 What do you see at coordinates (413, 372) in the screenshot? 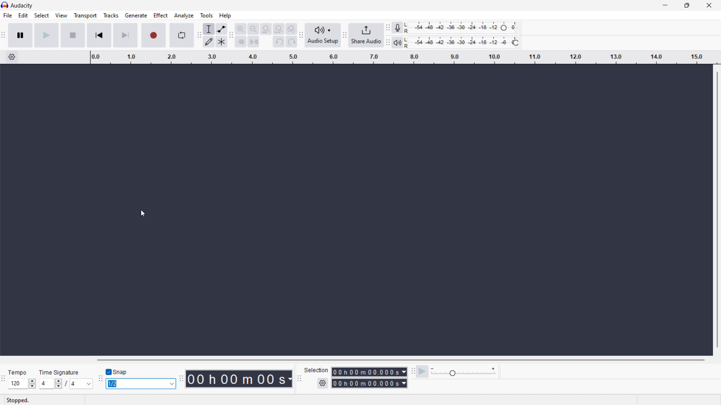
I see `play at speed toolbar` at bounding box center [413, 372].